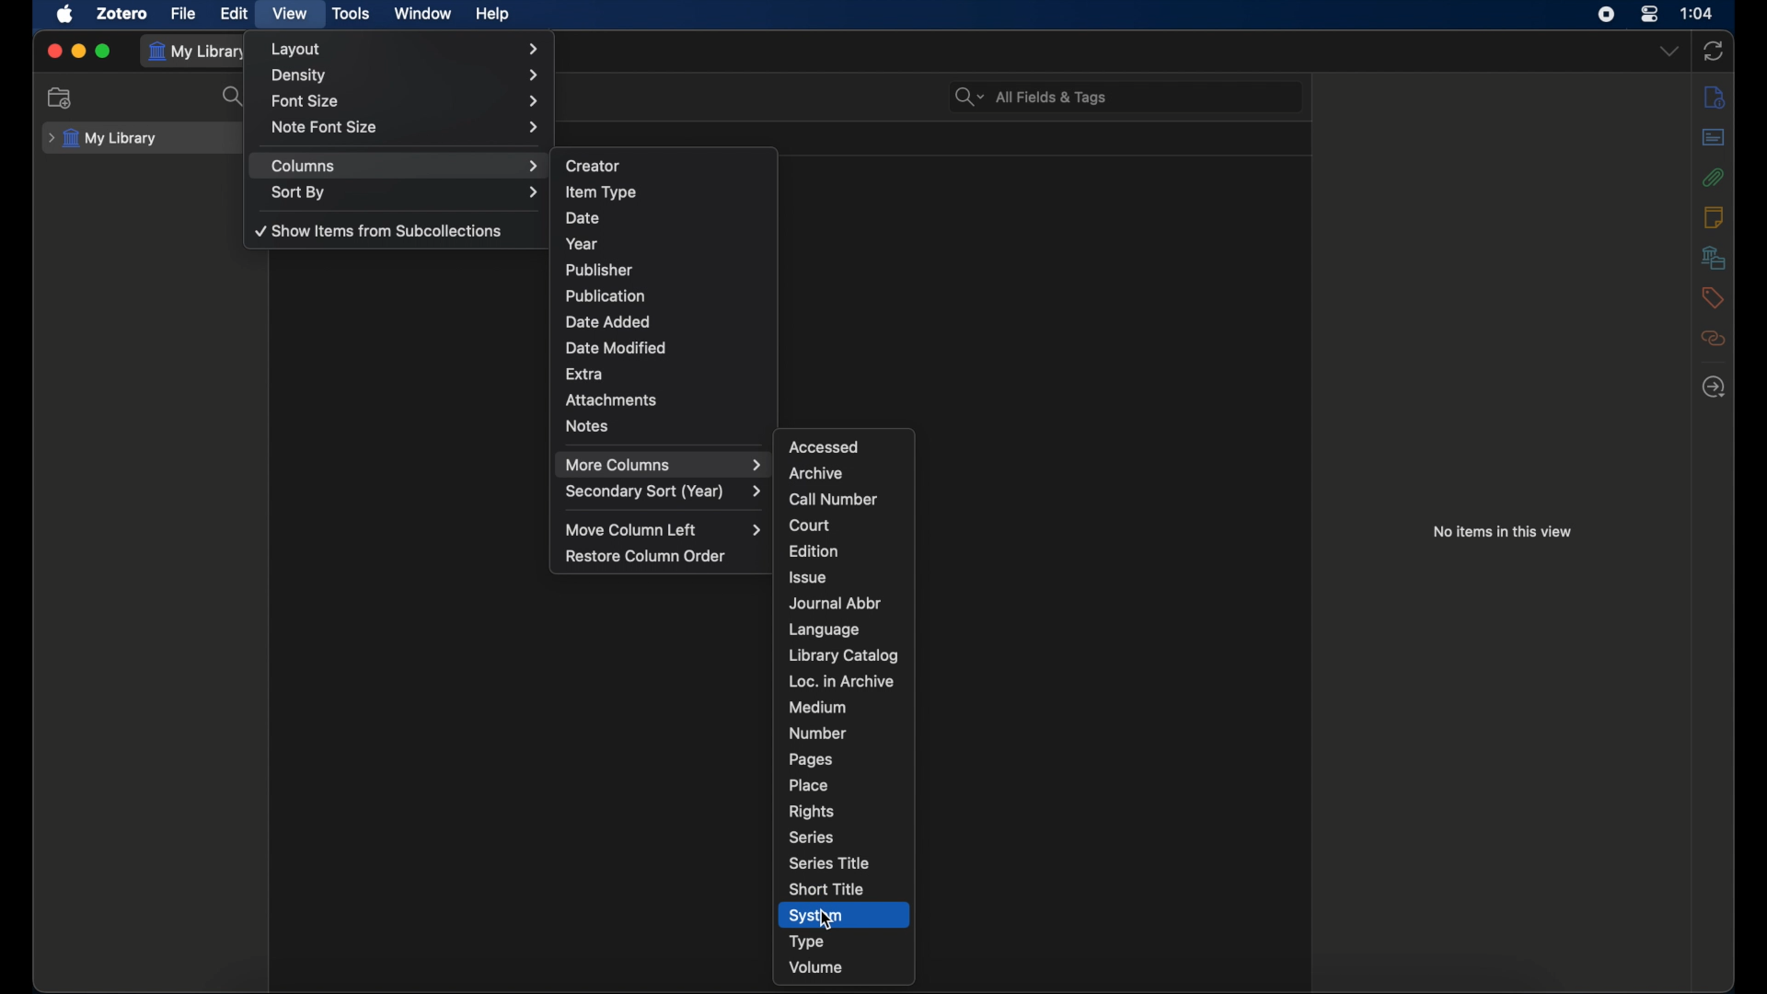 This screenshot has width=1767, height=994. Describe the element at coordinates (1714, 387) in the screenshot. I see `locate` at that location.